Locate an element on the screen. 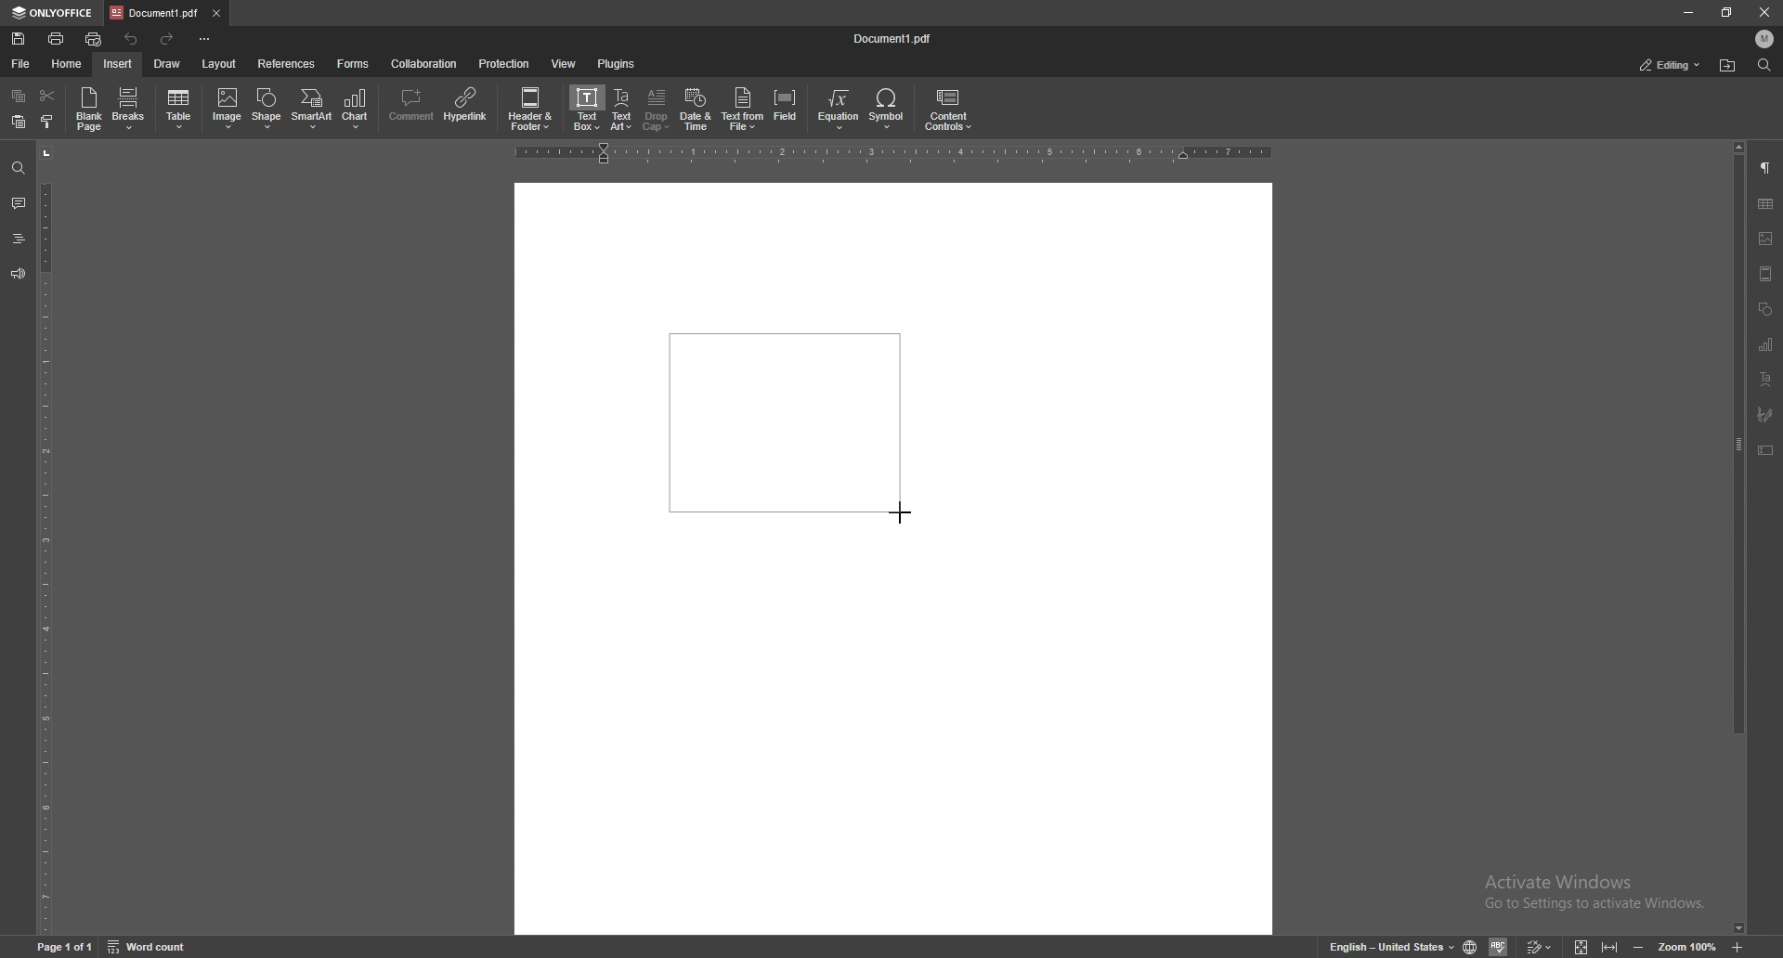  quick print is located at coordinates (94, 40).